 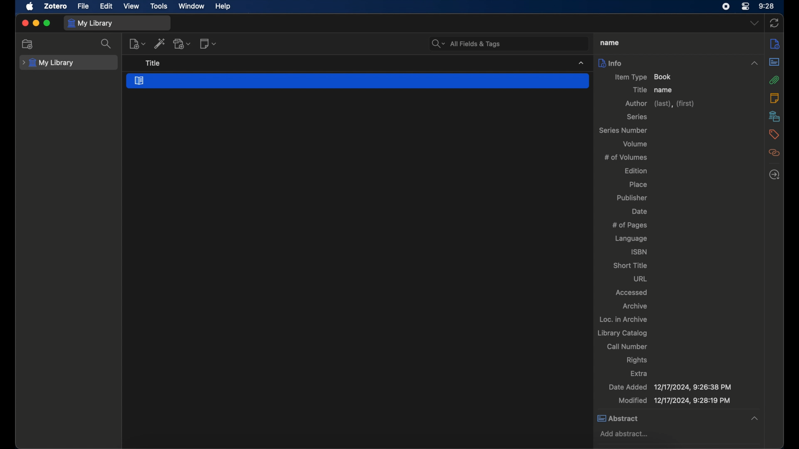 What do you see at coordinates (774, 80) in the screenshot?
I see `attachments` at bounding box center [774, 80].